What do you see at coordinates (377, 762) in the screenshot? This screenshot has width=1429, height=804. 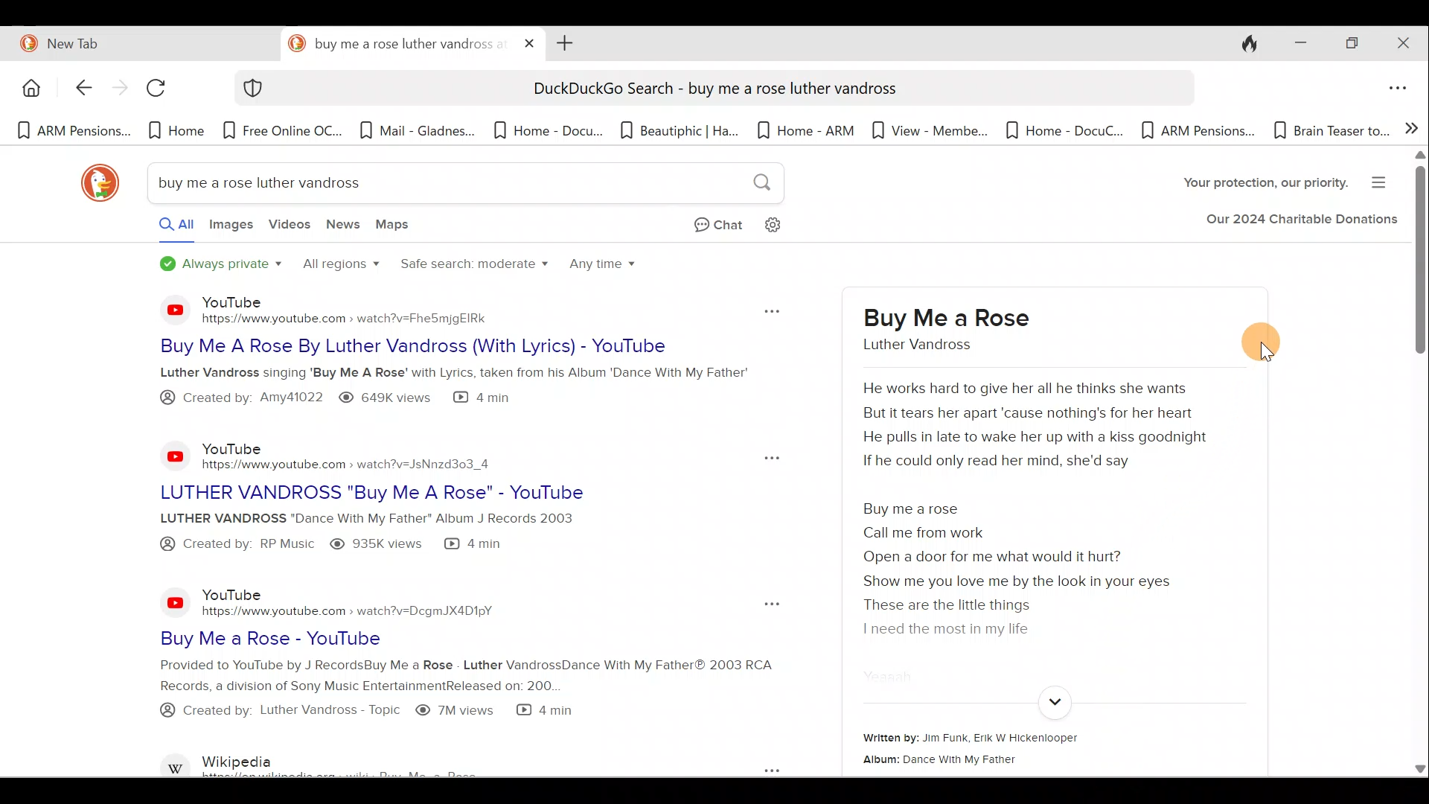 I see `Wikipedia` at bounding box center [377, 762].